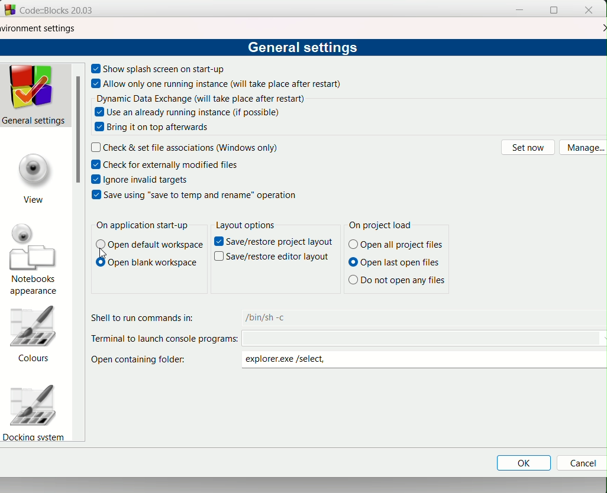  Describe the element at coordinates (281, 242) in the screenshot. I see `` at that location.